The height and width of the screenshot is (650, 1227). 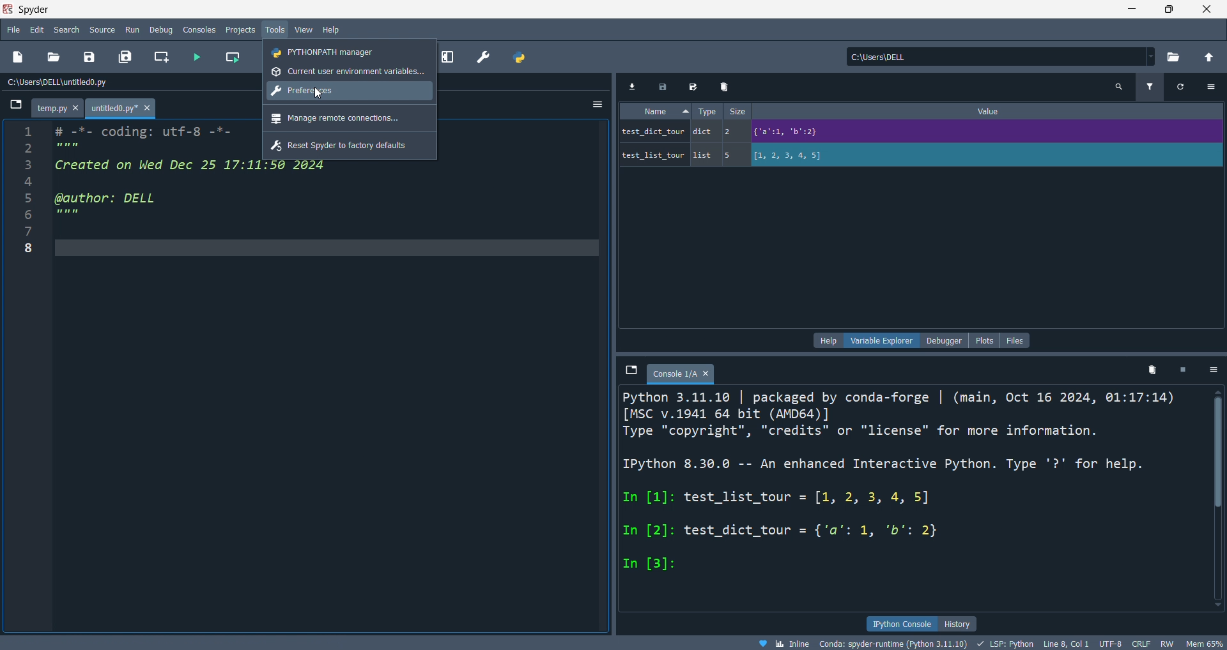 What do you see at coordinates (332, 29) in the screenshot?
I see `help` at bounding box center [332, 29].